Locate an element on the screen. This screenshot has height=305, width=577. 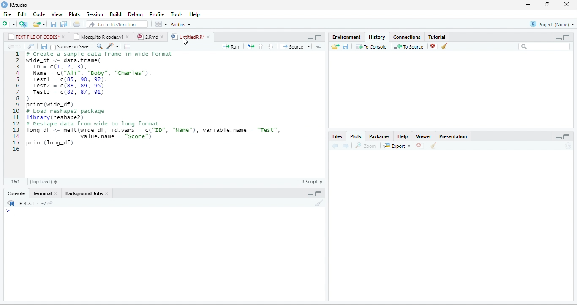
Edit is located at coordinates (22, 14).